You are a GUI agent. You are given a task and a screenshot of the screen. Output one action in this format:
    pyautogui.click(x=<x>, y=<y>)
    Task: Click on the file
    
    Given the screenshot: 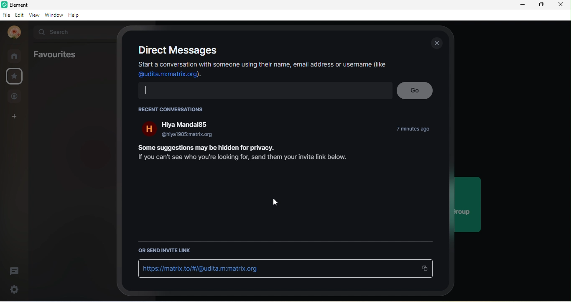 What is the action you would take?
    pyautogui.click(x=6, y=14)
    